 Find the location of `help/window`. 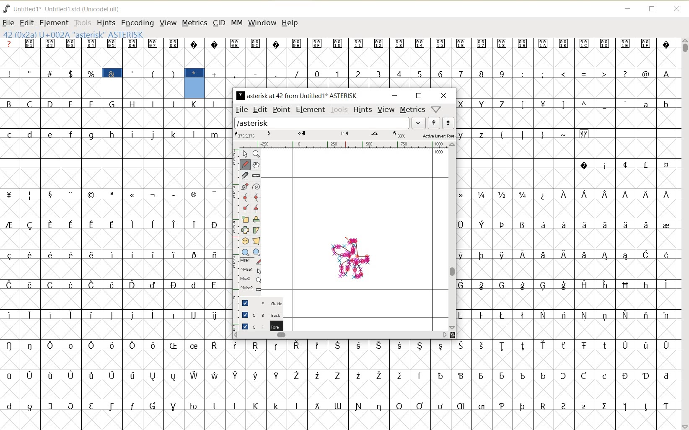

help/window is located at coordinates (437, 110).